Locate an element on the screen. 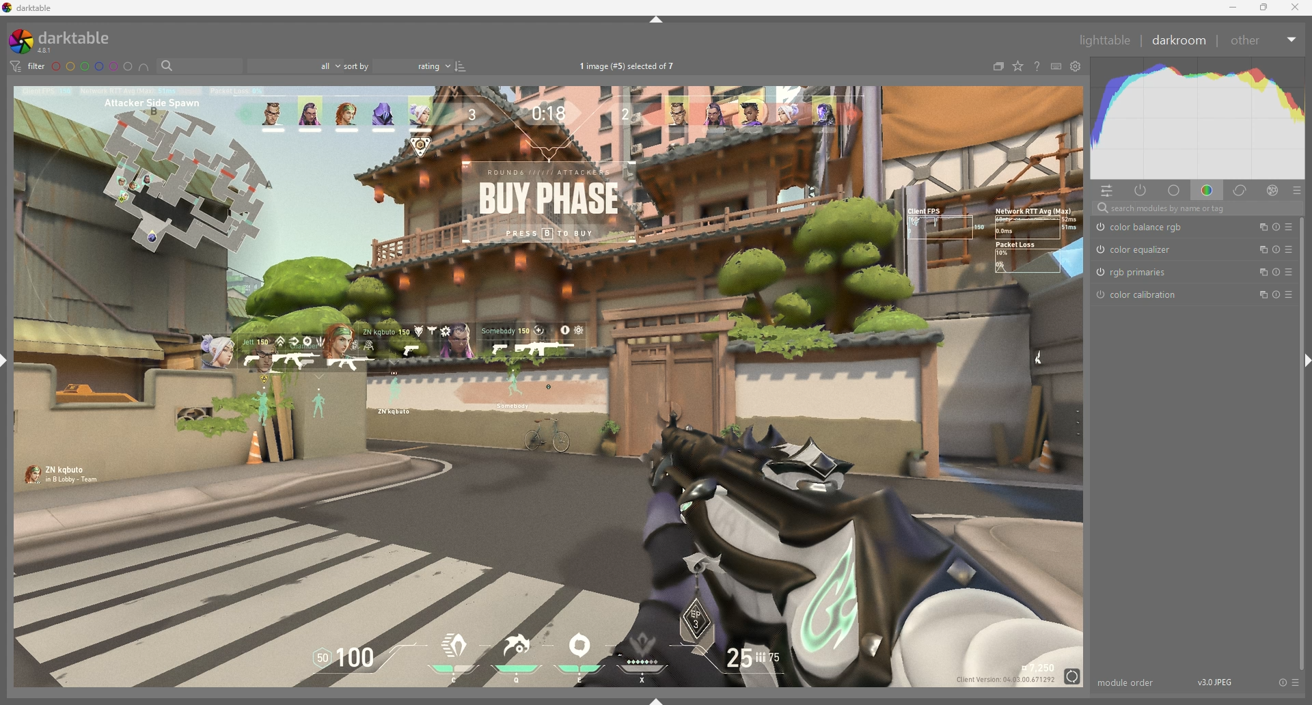 This screenshot has width=1312, height=705. show is located at coordinates (660, 701).